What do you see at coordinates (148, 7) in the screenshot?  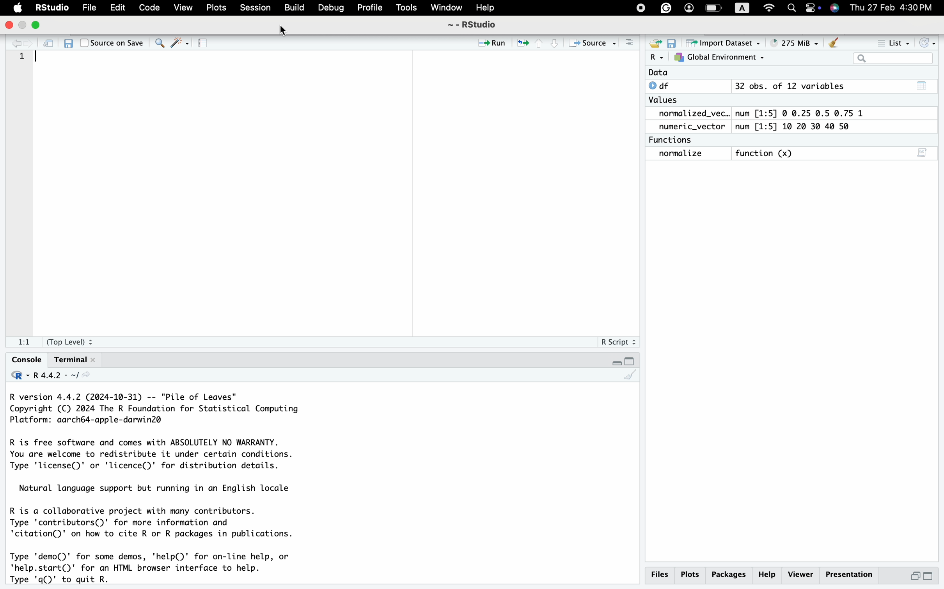 I see `code` at bounding box center [148, 7].